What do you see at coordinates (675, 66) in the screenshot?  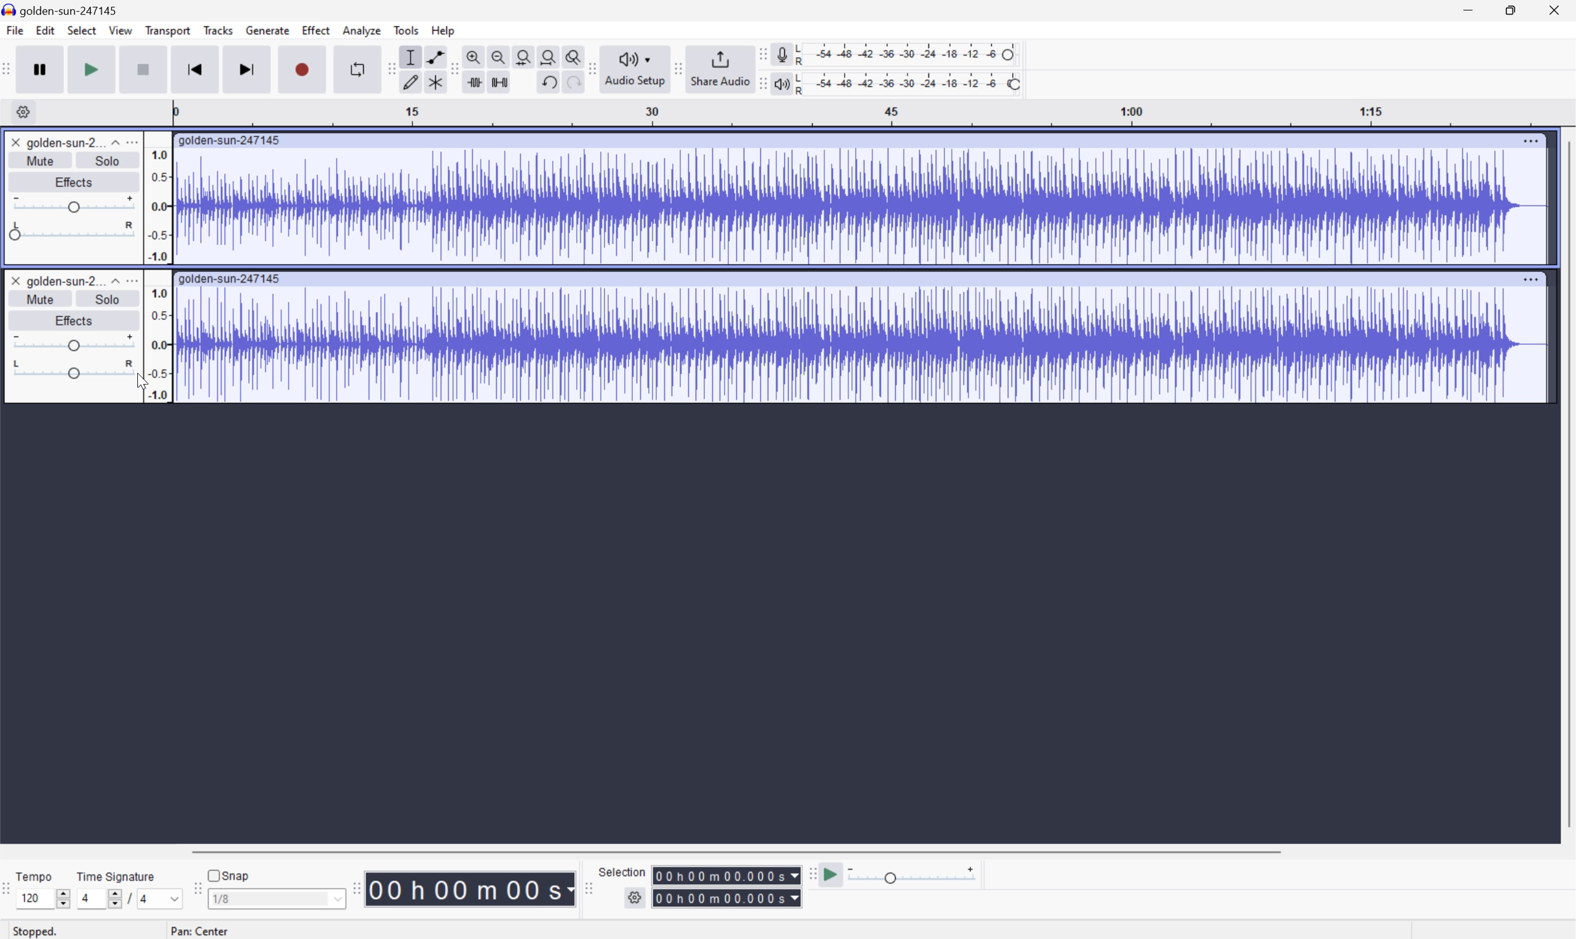 I see `Audacity Share audio toolbar` at bounding box center [675, 66].